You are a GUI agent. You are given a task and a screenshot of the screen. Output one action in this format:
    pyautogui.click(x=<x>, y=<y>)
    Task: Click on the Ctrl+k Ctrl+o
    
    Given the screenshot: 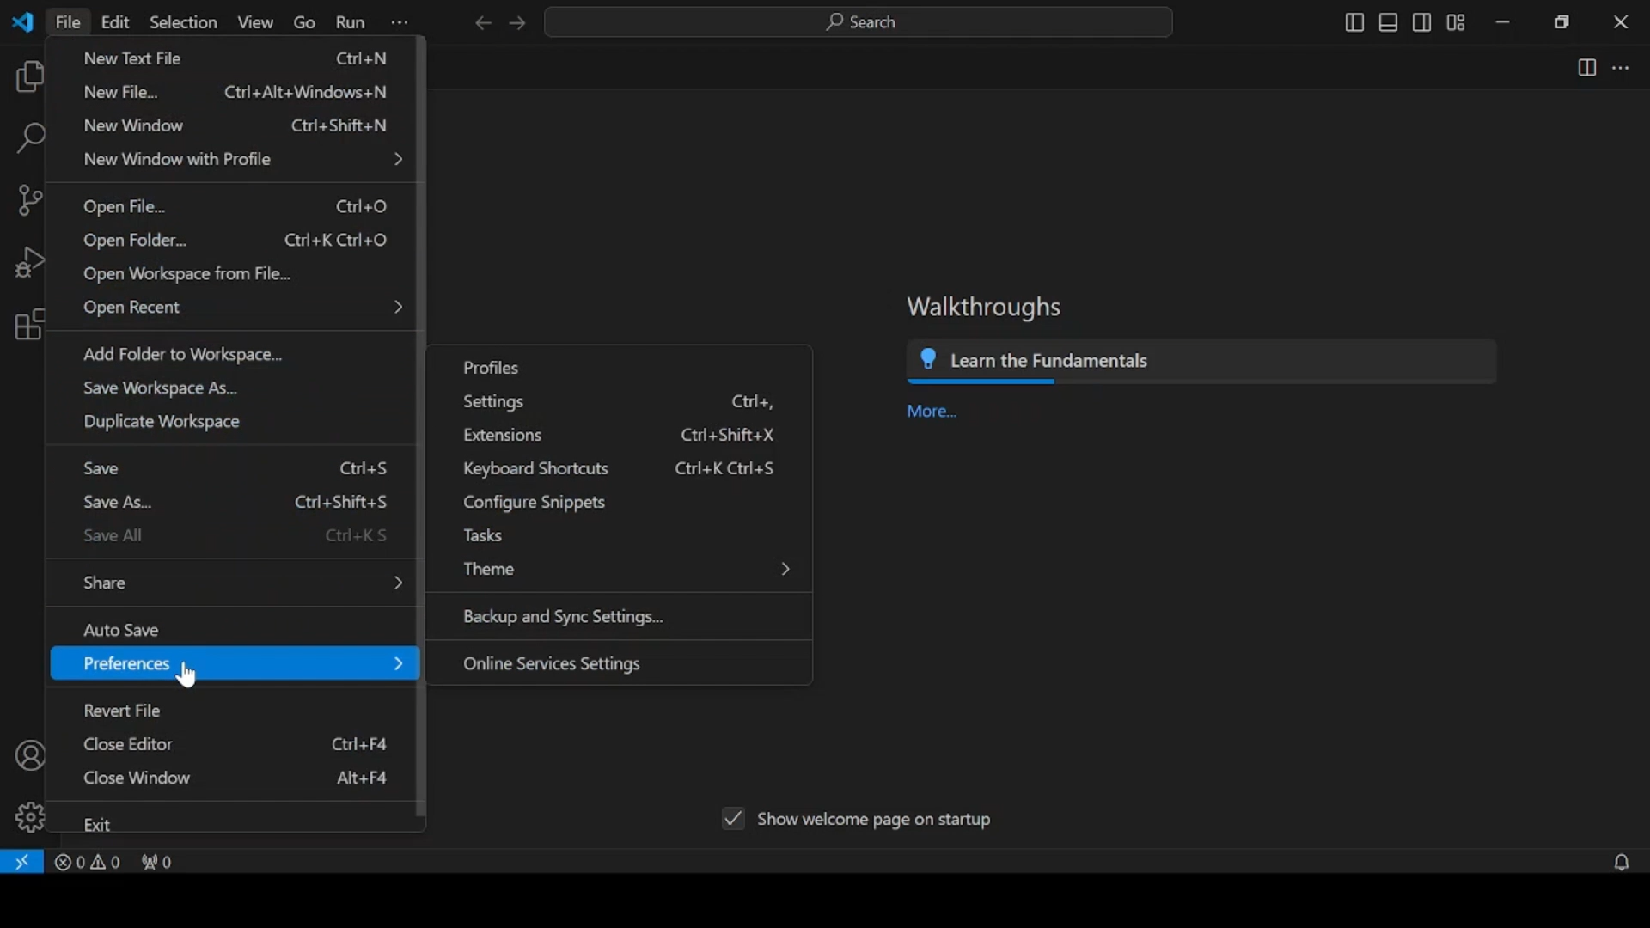 What is the action you would take?
    pyautogui.click(x=338, y=240)
    